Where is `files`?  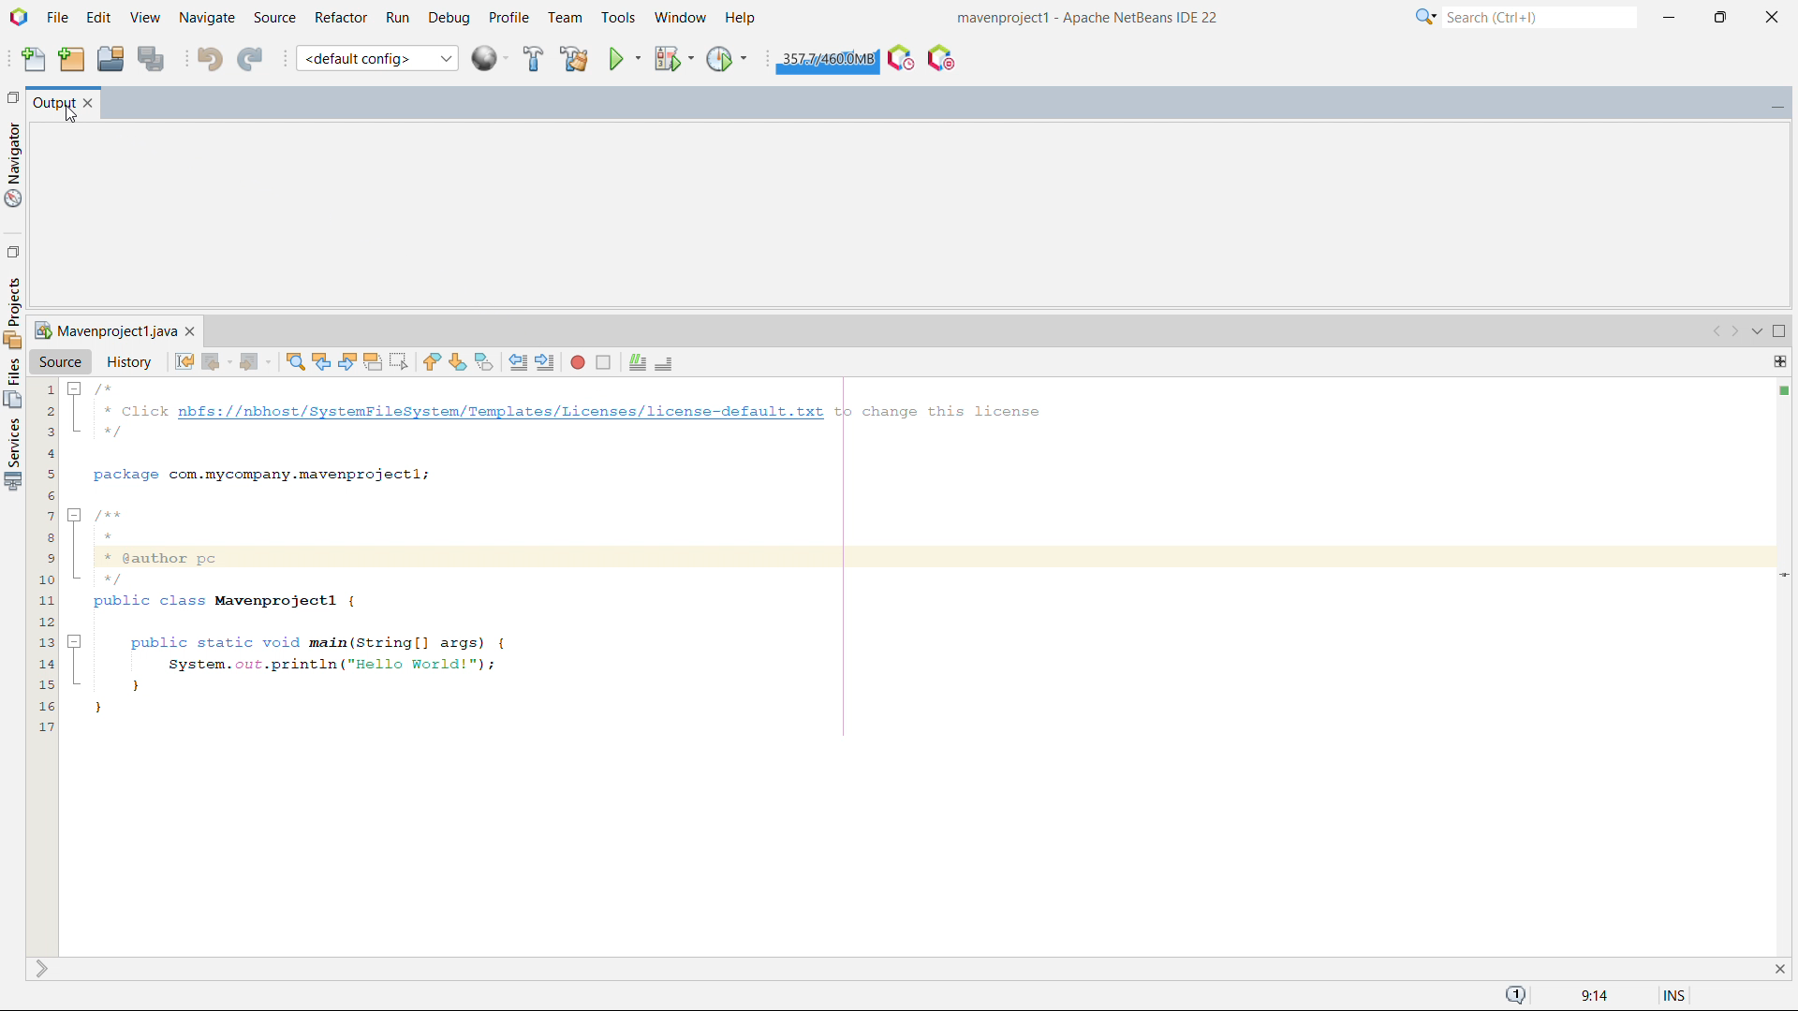
files is located at coordinates (13, 383).